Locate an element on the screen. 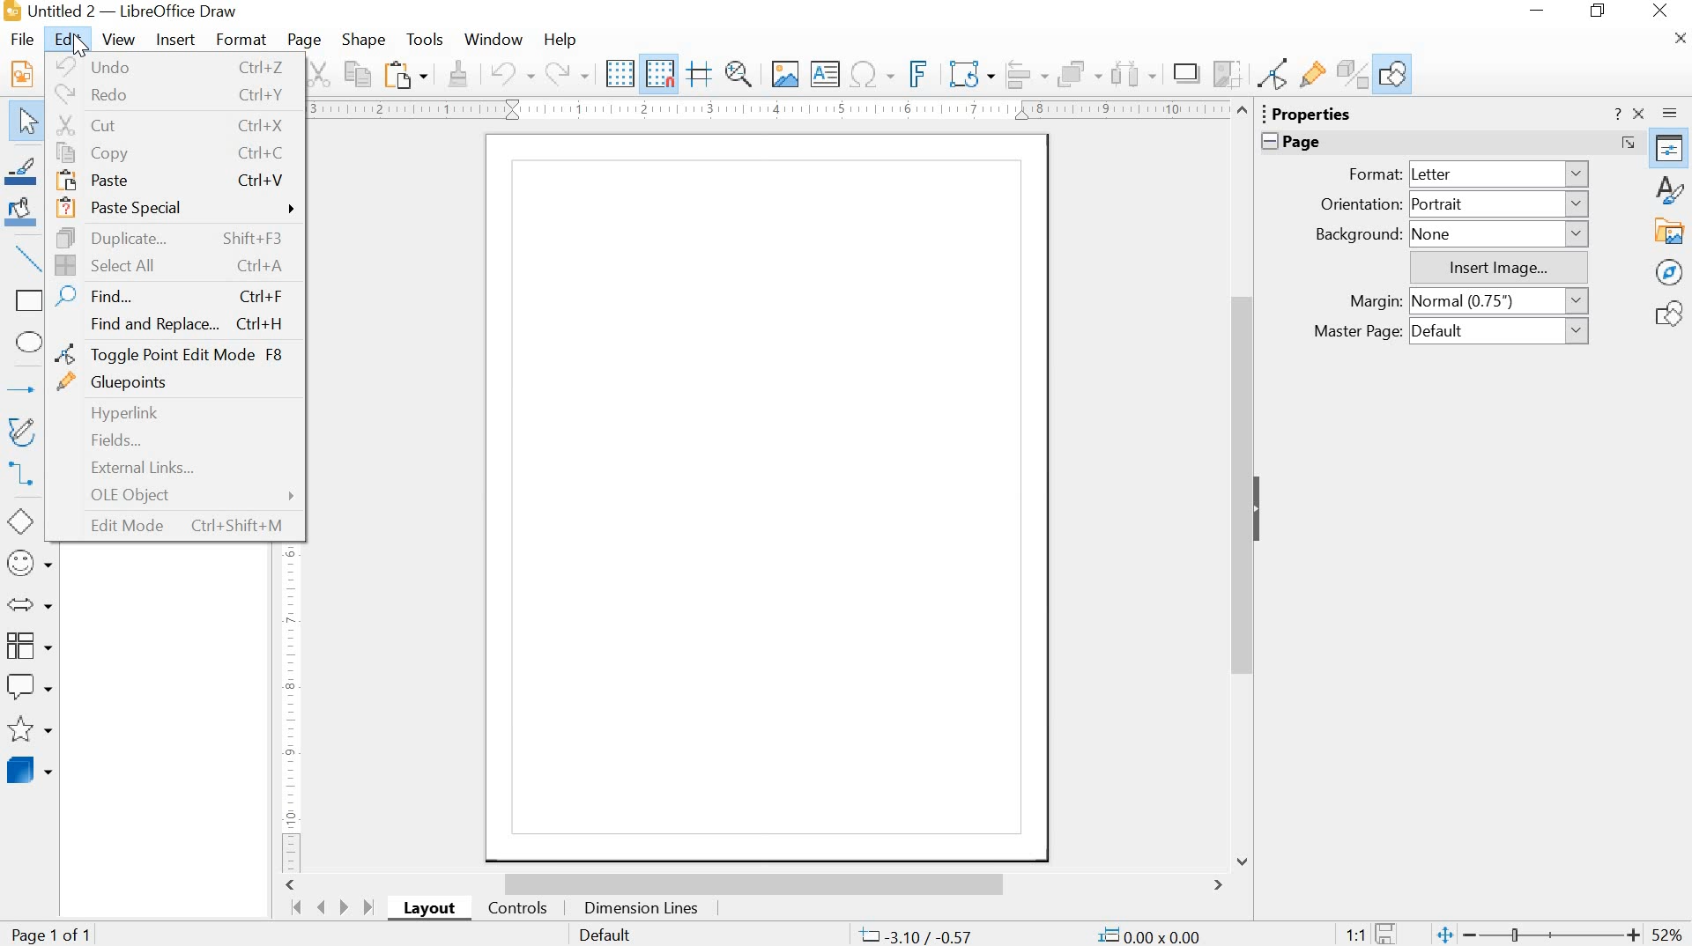 The height and width of the screenshot is (946, 1692). Insert line (double click for multi-selection) is located at coordinates (30, 260).